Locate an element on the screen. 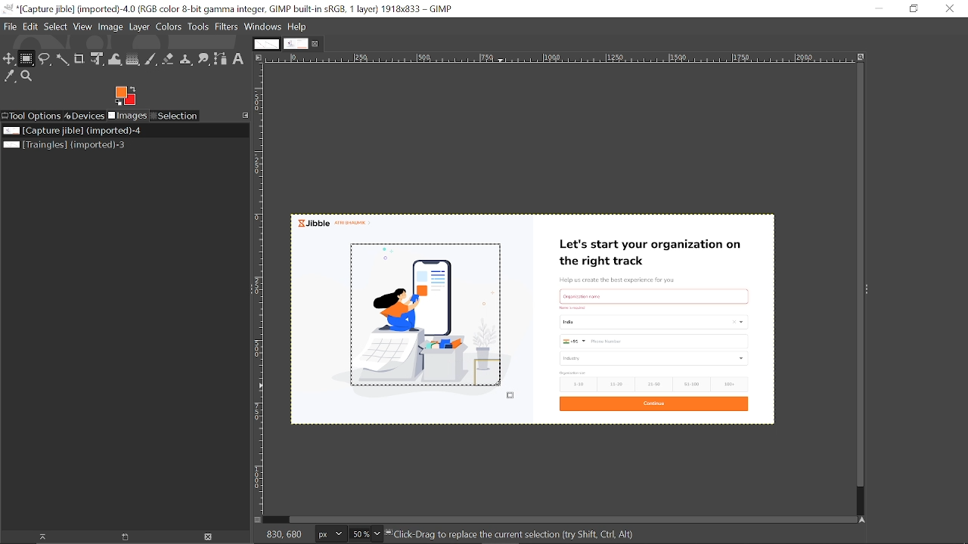  first tab is located at coordinates (265, 44).